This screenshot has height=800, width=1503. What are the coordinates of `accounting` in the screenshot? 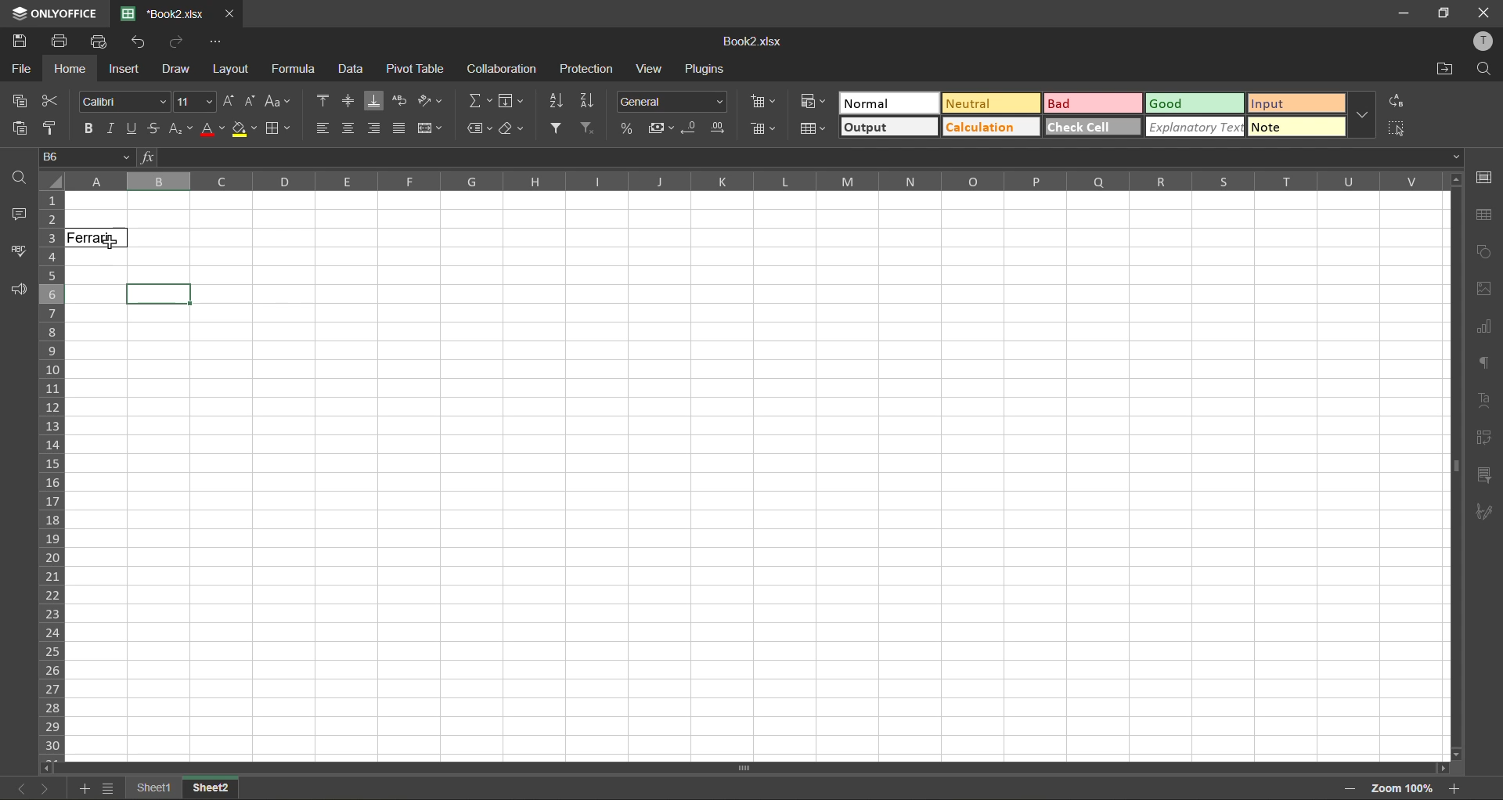 It's located at (659, 128).